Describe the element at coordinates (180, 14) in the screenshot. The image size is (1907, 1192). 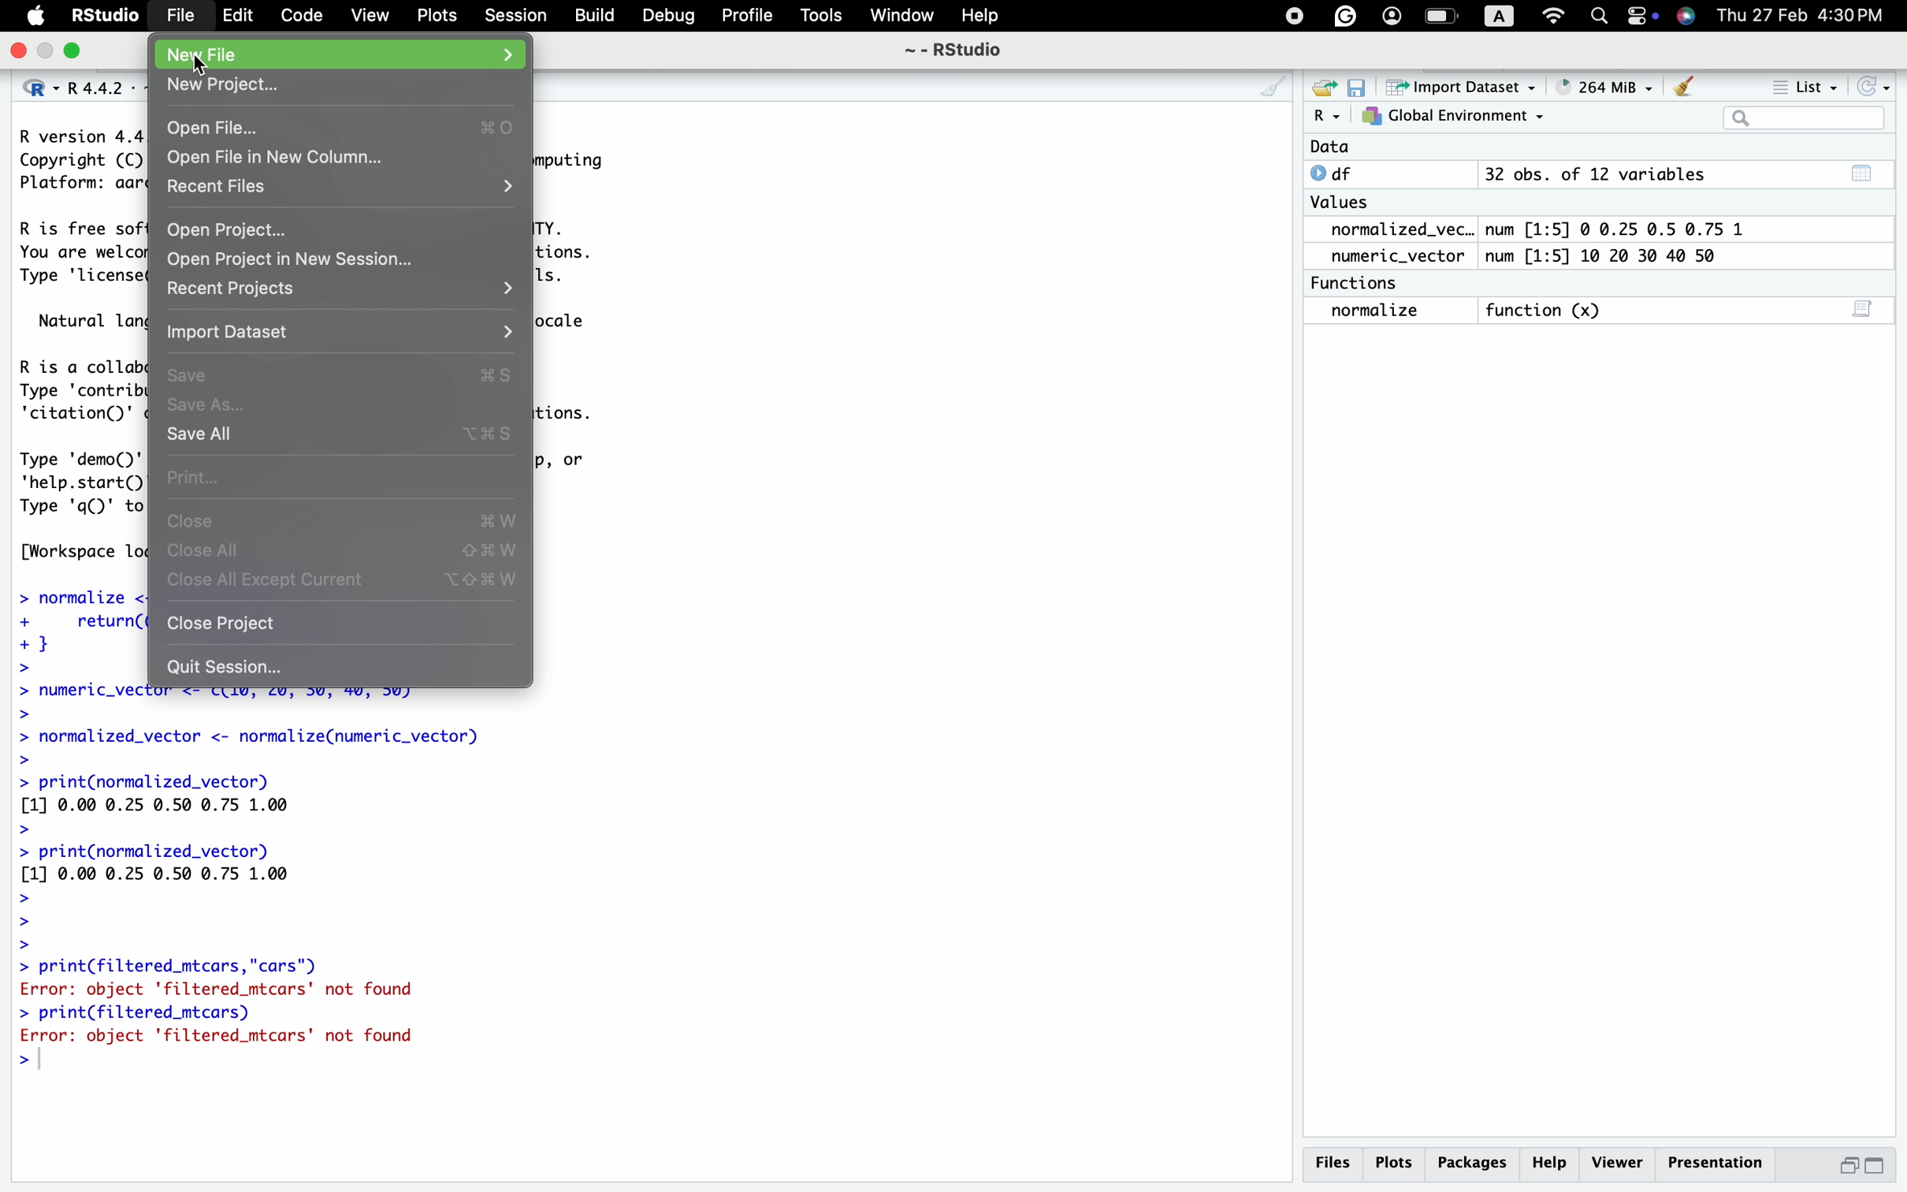
I see `File` at that location.